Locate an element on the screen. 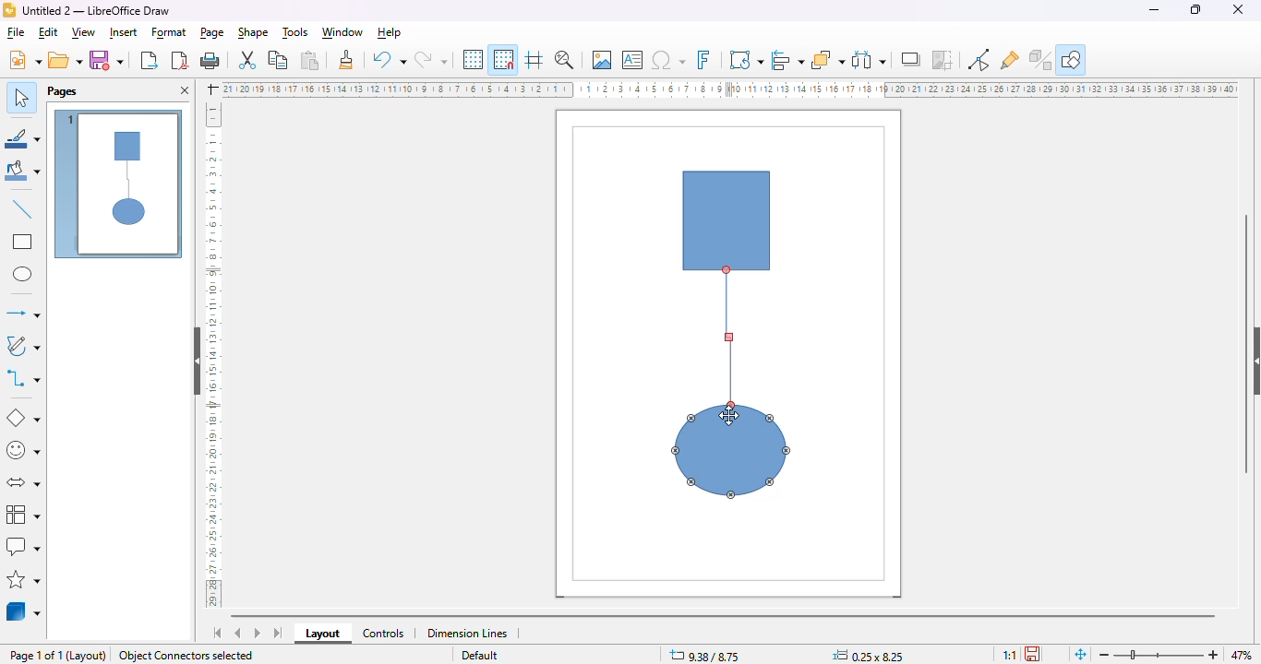 The image size is (1261, 664). cursor dragged to is located at coordinates (730, 345).